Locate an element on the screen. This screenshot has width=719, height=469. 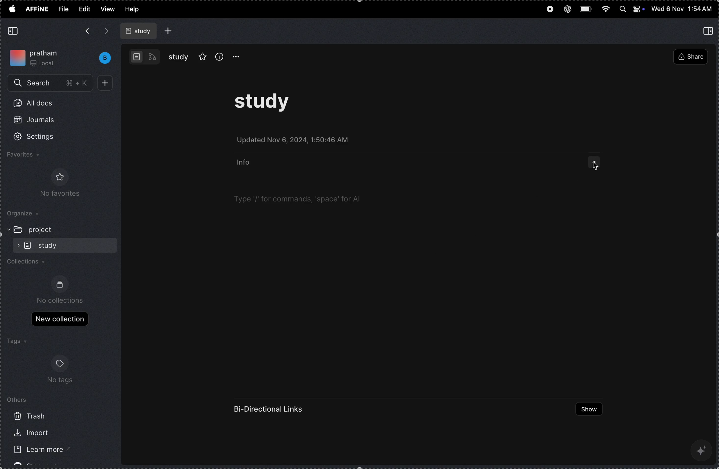
expand/collapse is located at coordinates (6, 229).